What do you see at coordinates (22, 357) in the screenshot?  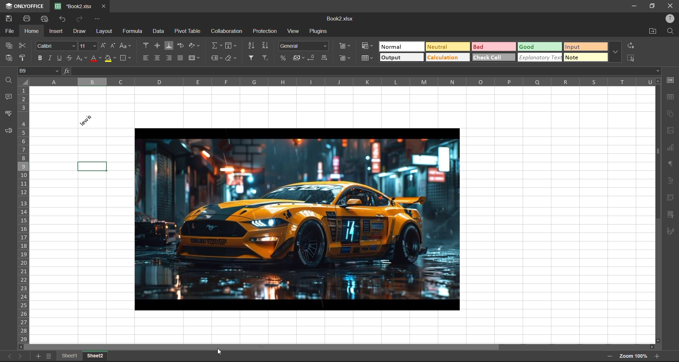 I see `next` at bounding box center [22, 357].